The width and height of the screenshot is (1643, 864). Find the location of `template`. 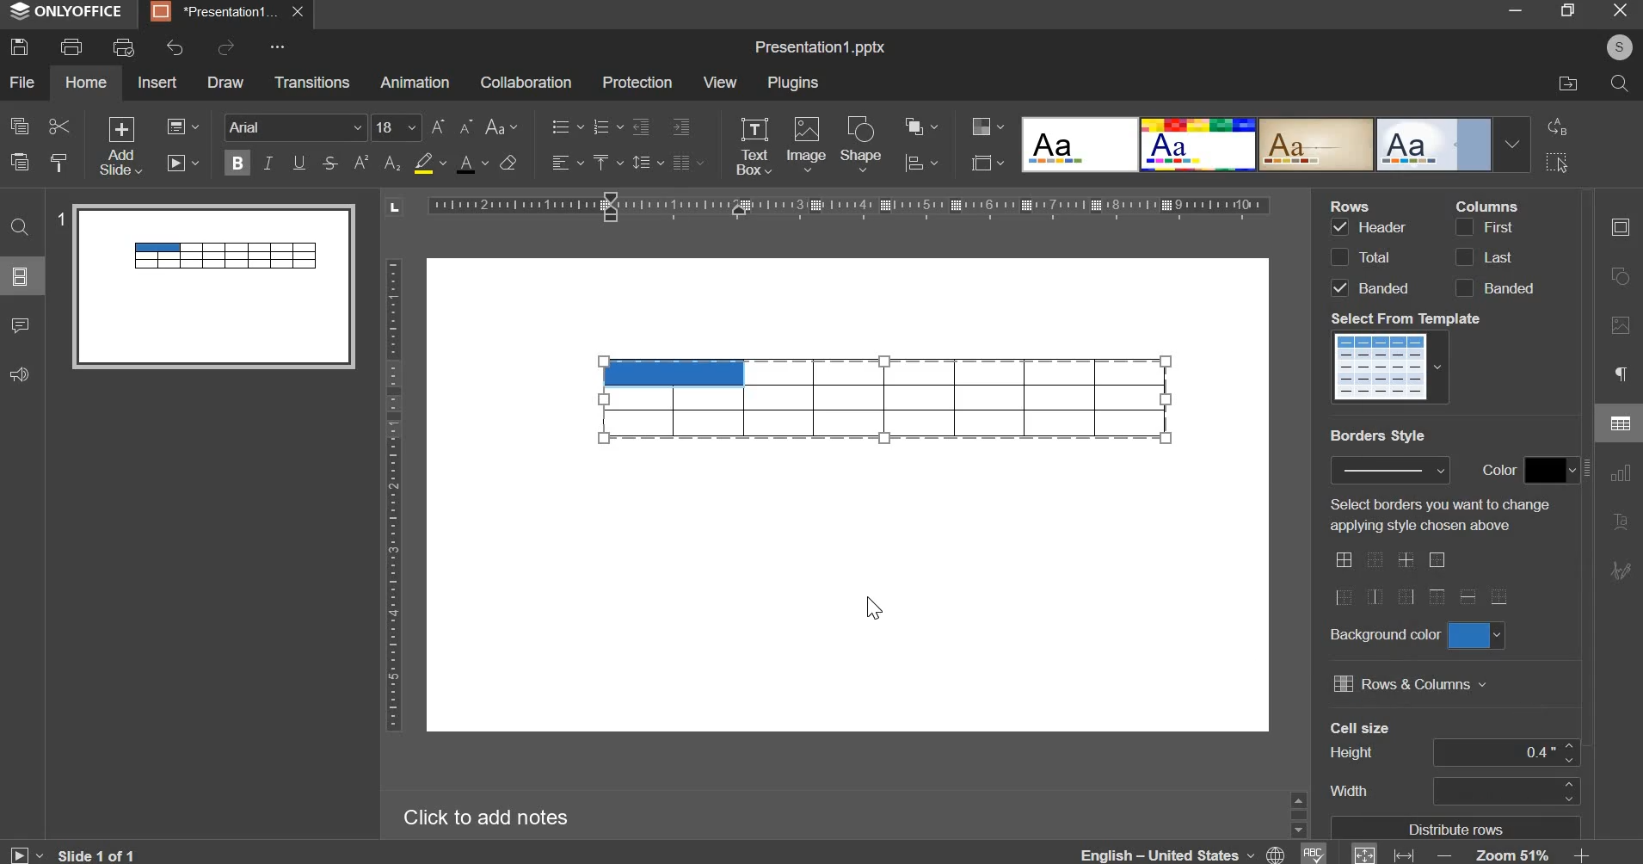

template is located at coordinates (1393, 366).